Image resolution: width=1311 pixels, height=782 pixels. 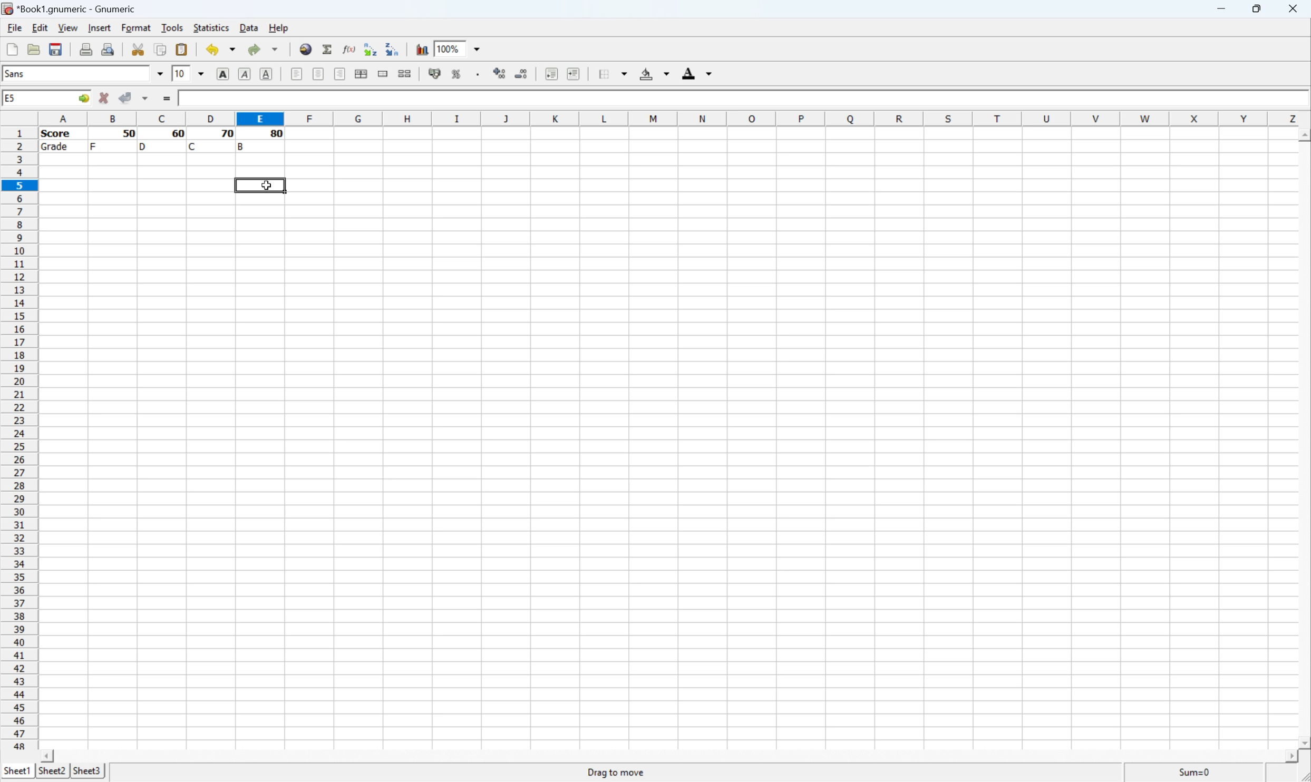 What do you see at coordinates (12, 99) in the screenshot?
I see `A1` at bounding box center [12, 99].